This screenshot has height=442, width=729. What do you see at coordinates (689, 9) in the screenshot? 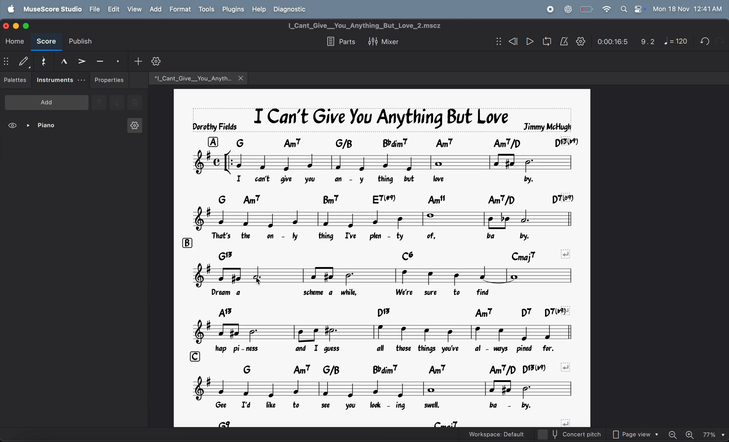
I see `date and time` at bounding box center [689, 9].